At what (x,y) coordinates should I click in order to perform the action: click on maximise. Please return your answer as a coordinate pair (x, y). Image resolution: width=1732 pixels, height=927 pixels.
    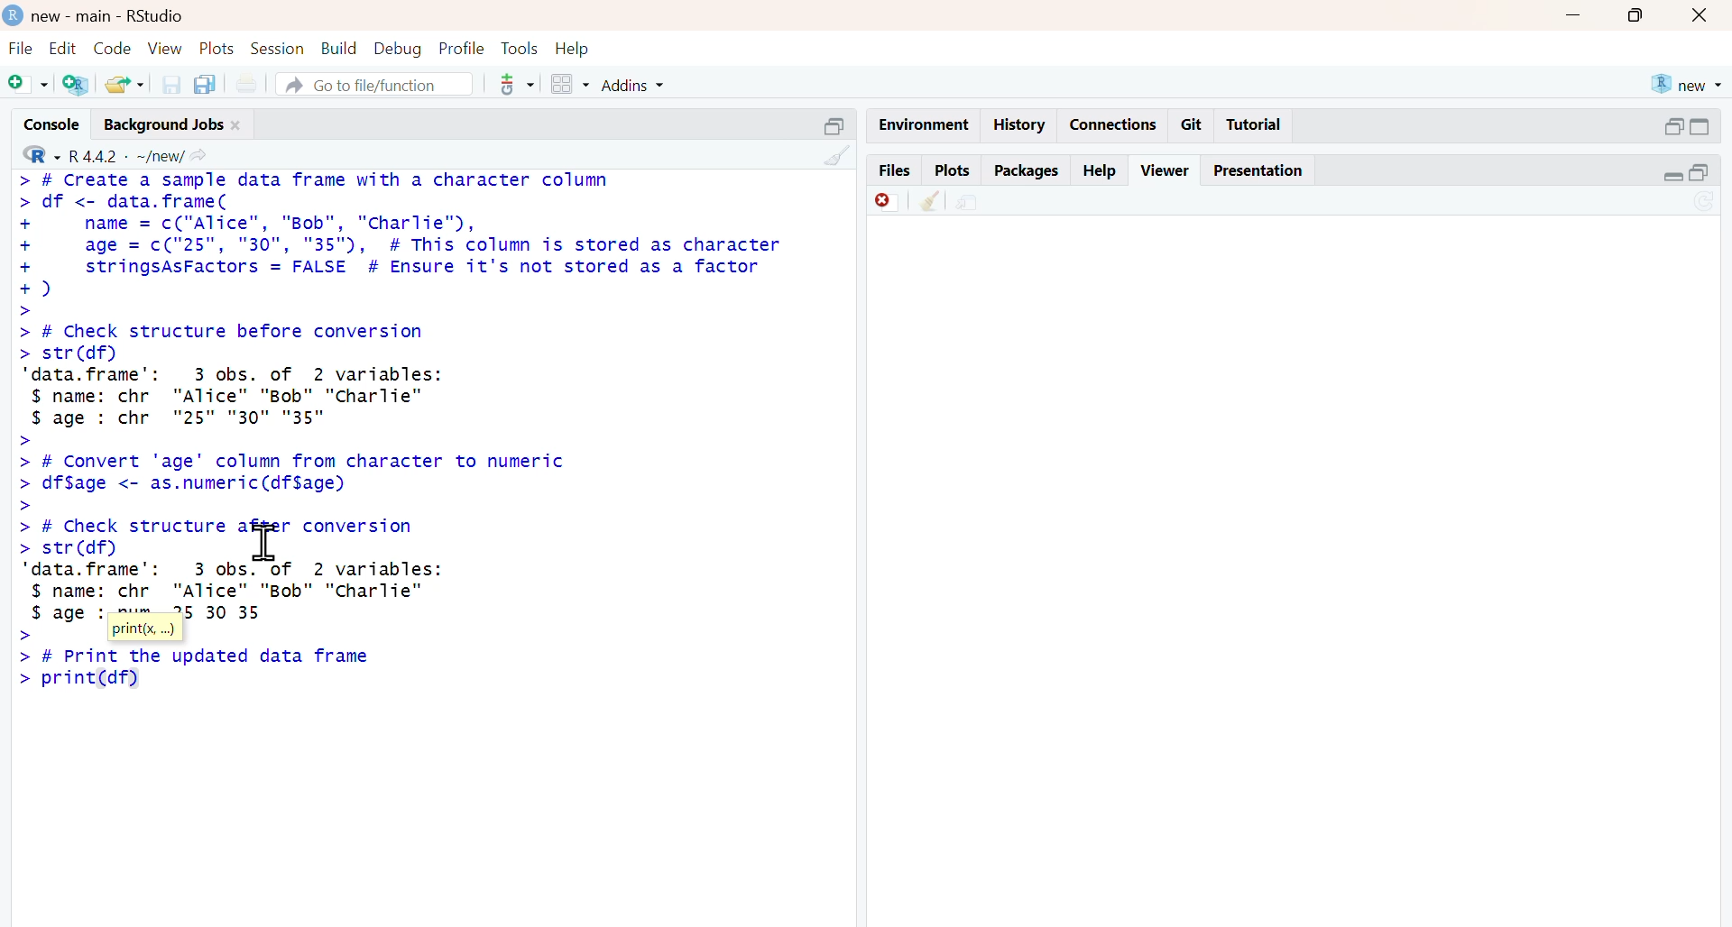
    Looking at the image, I should click on (1635, 14).